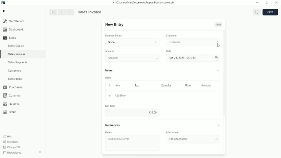  Describe the element at coordinates (11, 112) in the screenshot. I see `Setup` at that location.